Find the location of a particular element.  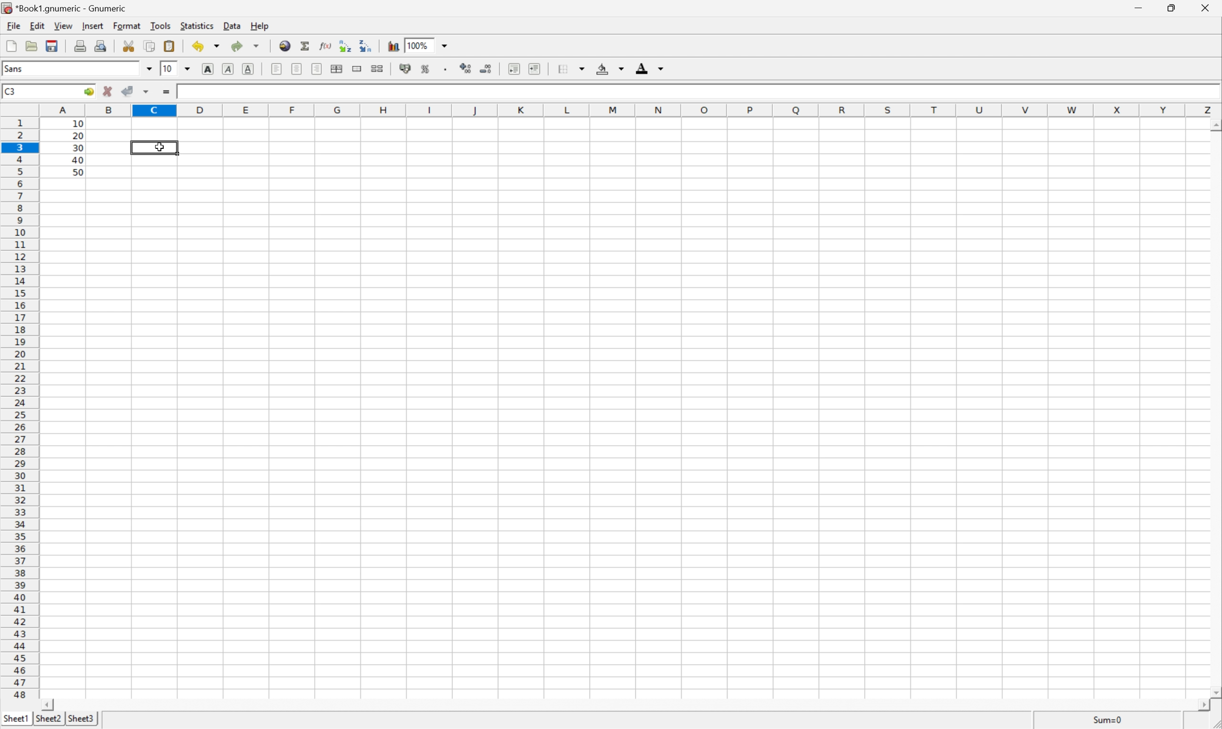

Underline text is located at coordinates (248, 70).